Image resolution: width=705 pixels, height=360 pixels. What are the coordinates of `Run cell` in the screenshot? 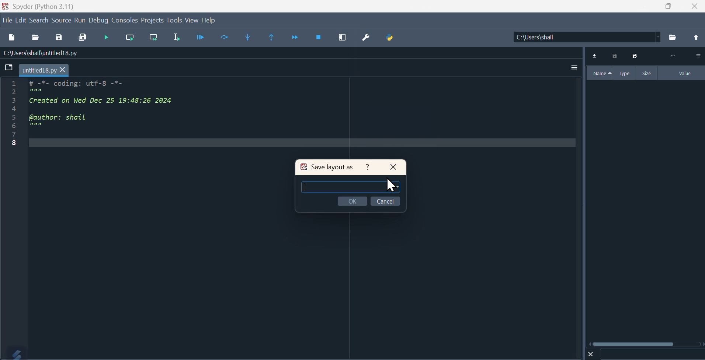 It's located at (105, 38).